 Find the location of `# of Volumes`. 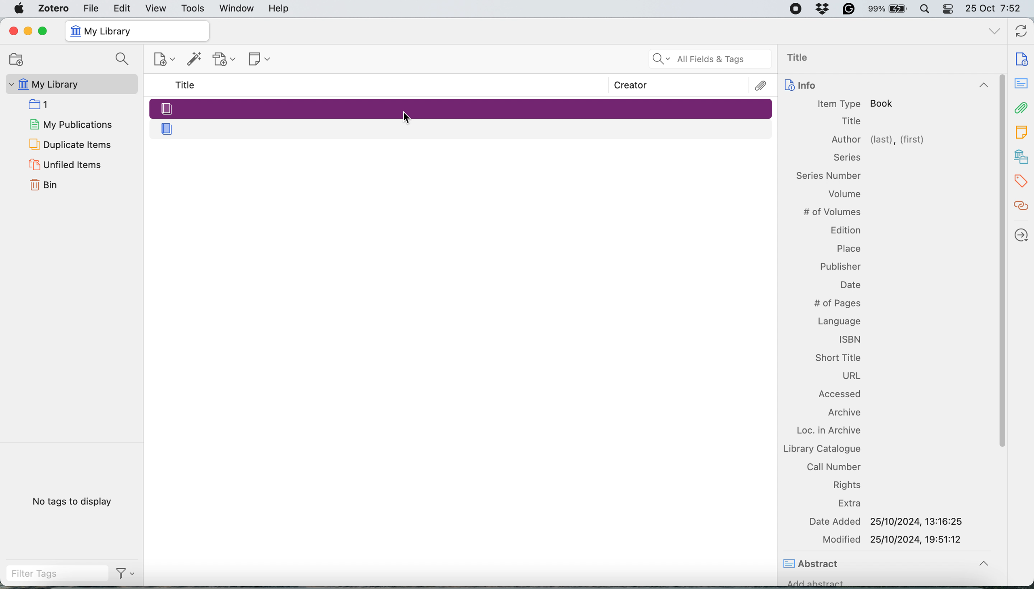

# of Volumes is located at coordinates (832, 212).